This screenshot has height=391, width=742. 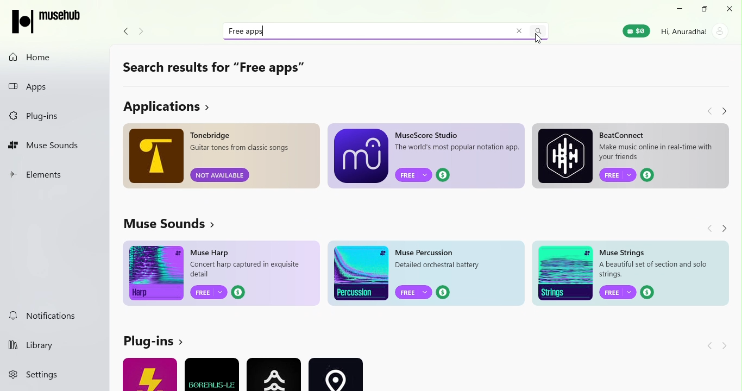 I want to click on Minimize, so click(x=680, y=9).